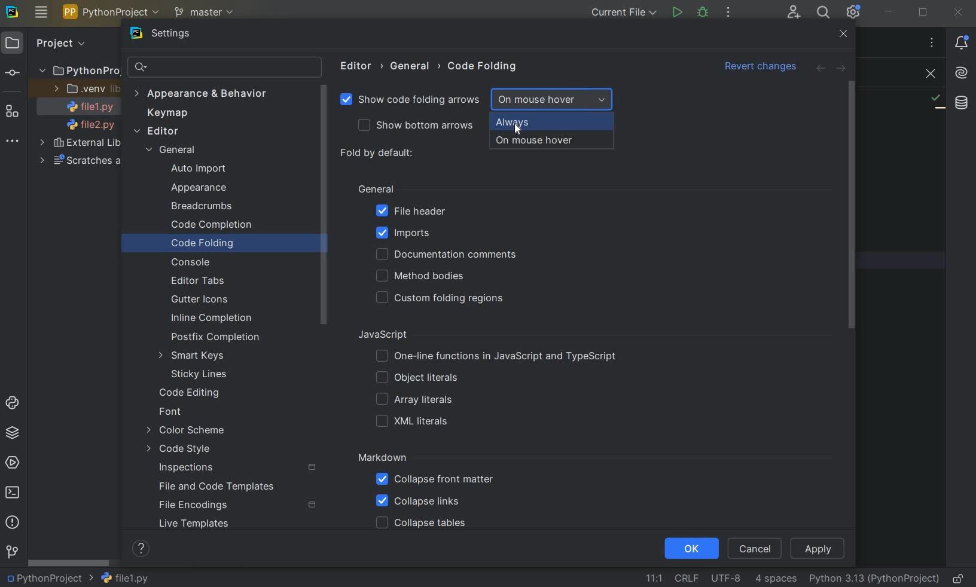 This screenshot has width=976, height=587. What do you see at coordinates (171, 113) in the screenshot?
I see `KEYMAP` at bounding box center [171, 113].